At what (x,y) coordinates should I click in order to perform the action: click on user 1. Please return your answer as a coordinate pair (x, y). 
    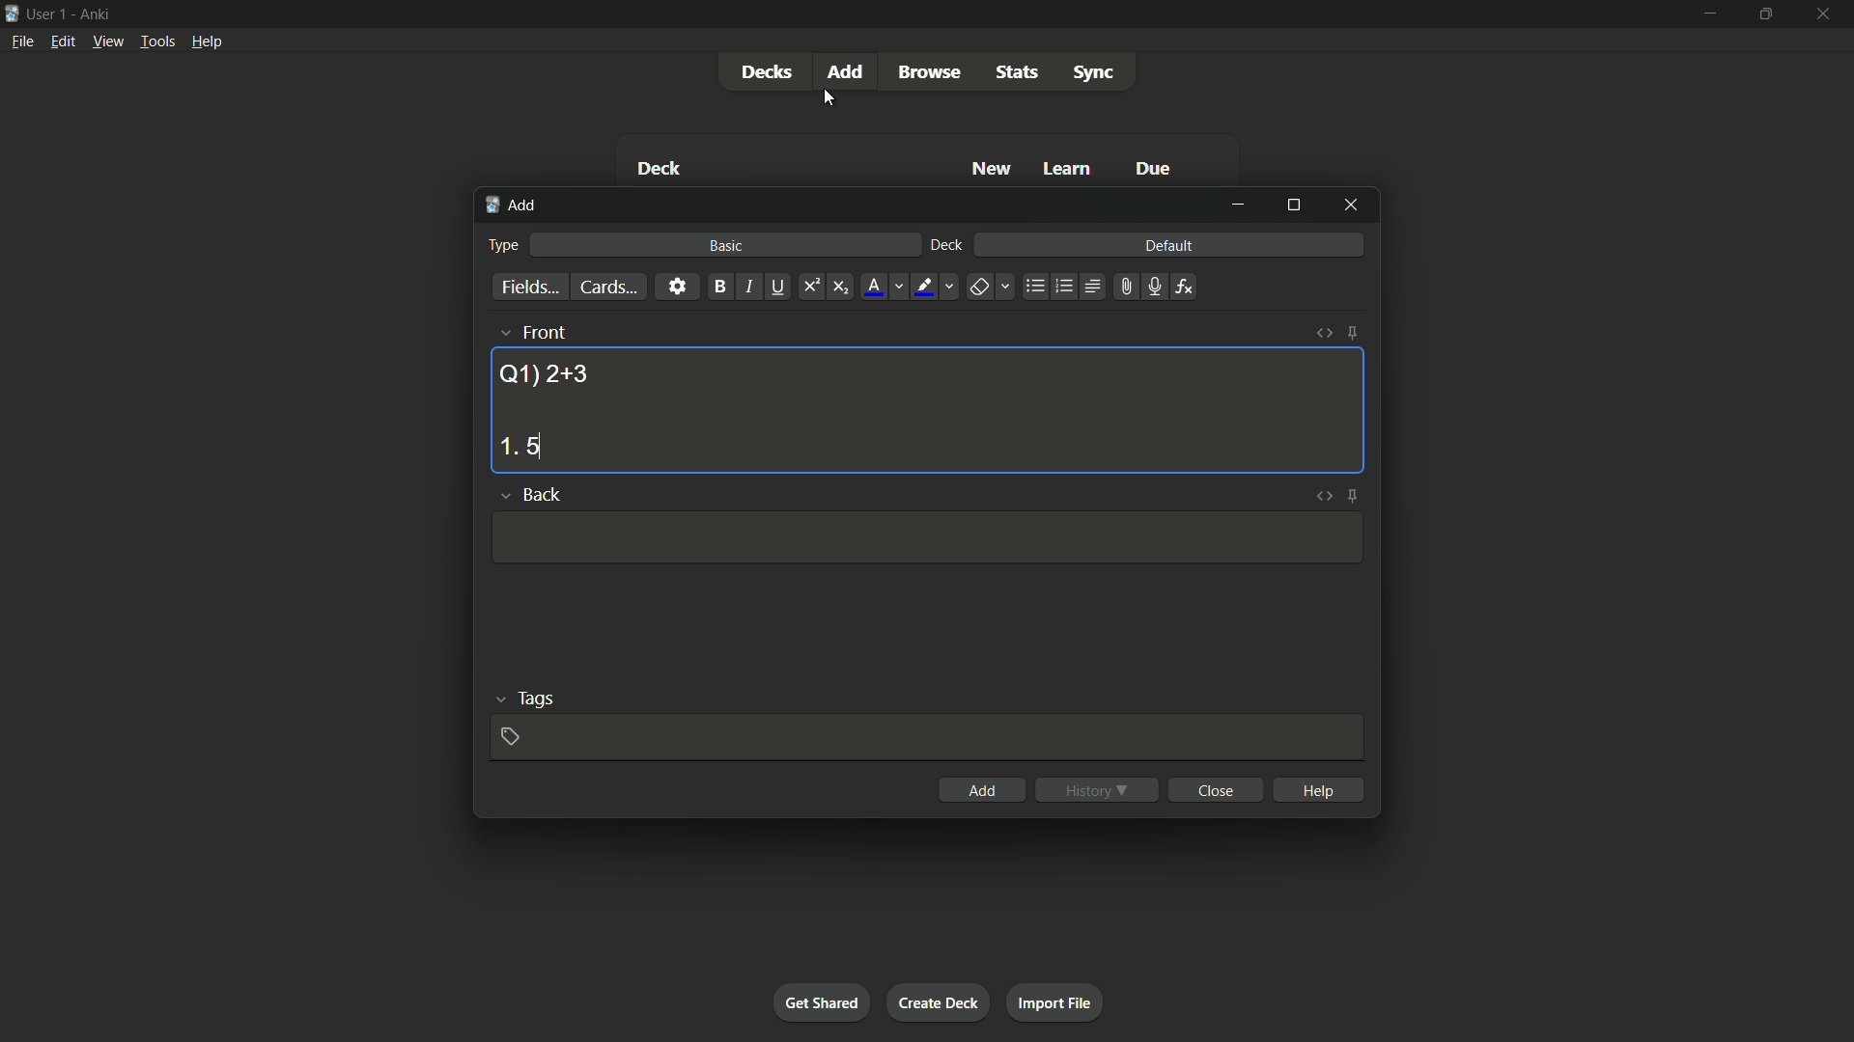
    Looking at the image, I should click on (47, 11).